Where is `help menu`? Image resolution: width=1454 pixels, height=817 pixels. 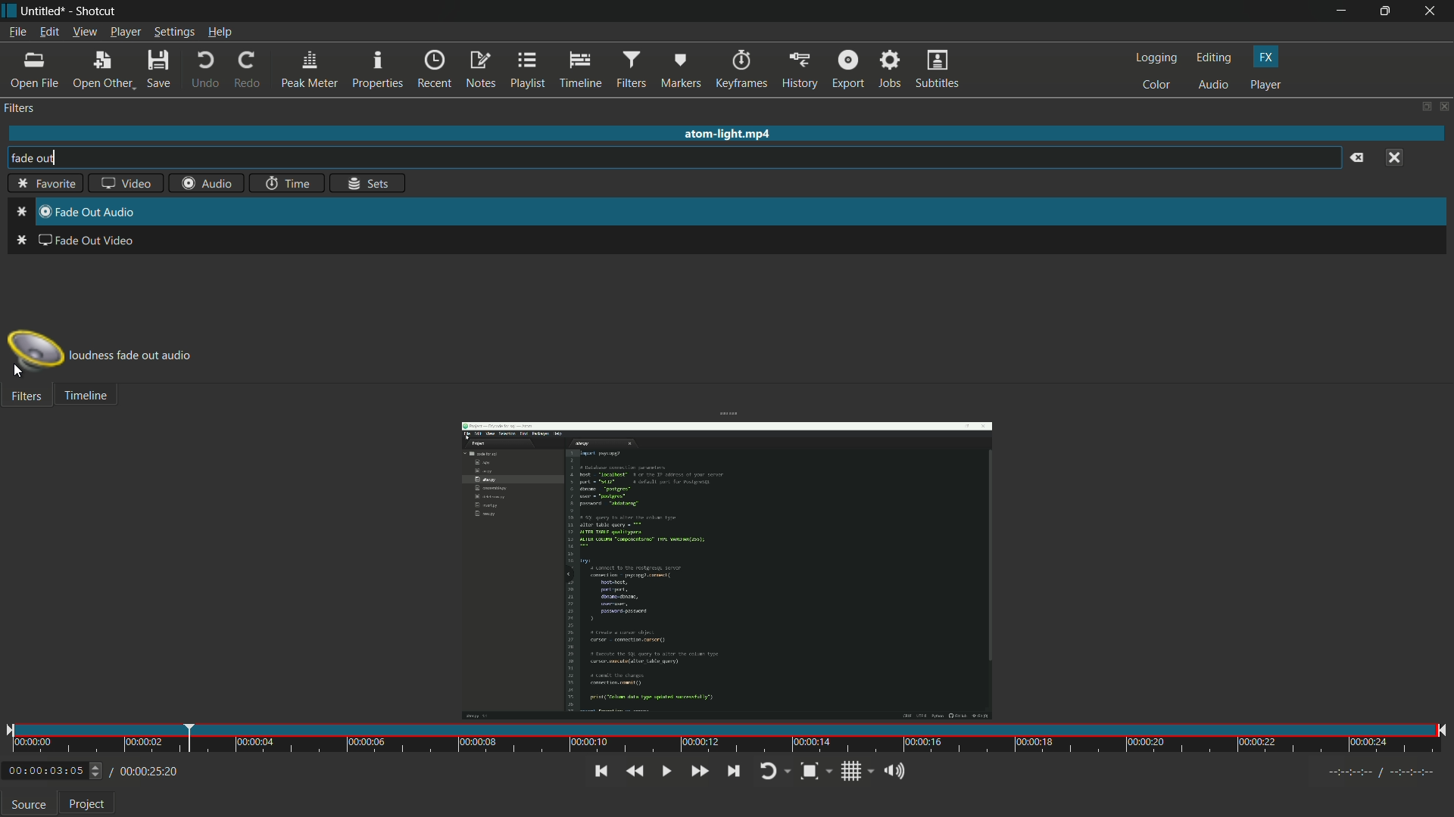
help menu is located at coordinates (221, 33).